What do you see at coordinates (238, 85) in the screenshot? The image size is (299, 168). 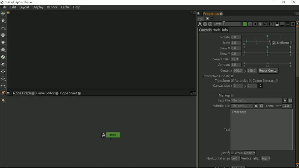 I see `0` at bounding box center [238, 85].